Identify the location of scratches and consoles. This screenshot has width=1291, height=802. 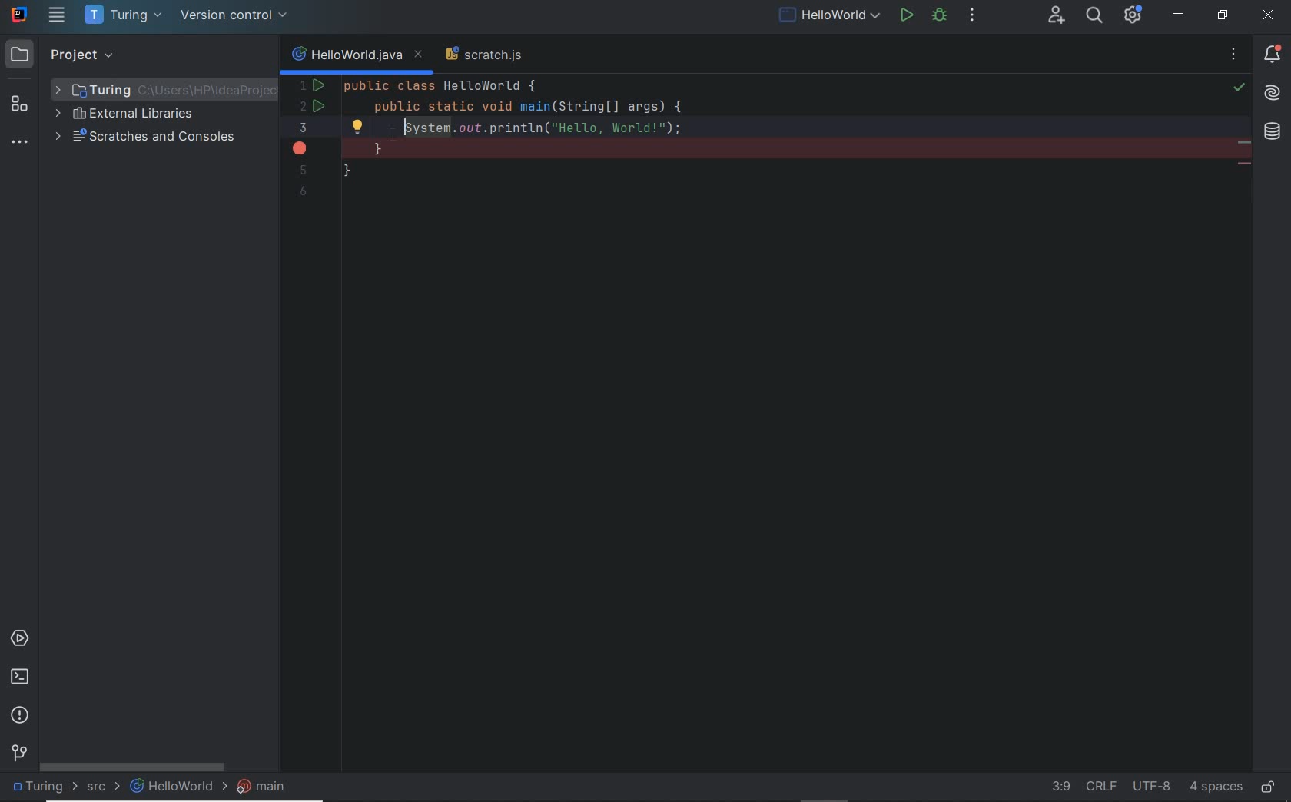
(148, 138).